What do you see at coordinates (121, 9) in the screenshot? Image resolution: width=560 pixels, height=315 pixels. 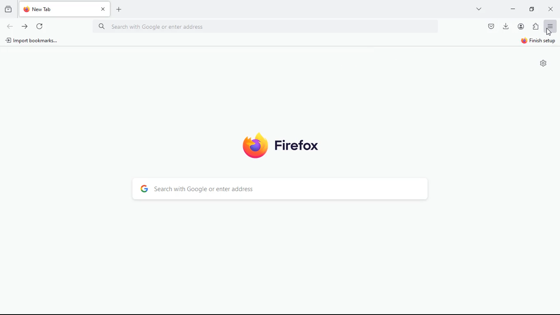 I see `add tab` at bounding box center [121, 9].